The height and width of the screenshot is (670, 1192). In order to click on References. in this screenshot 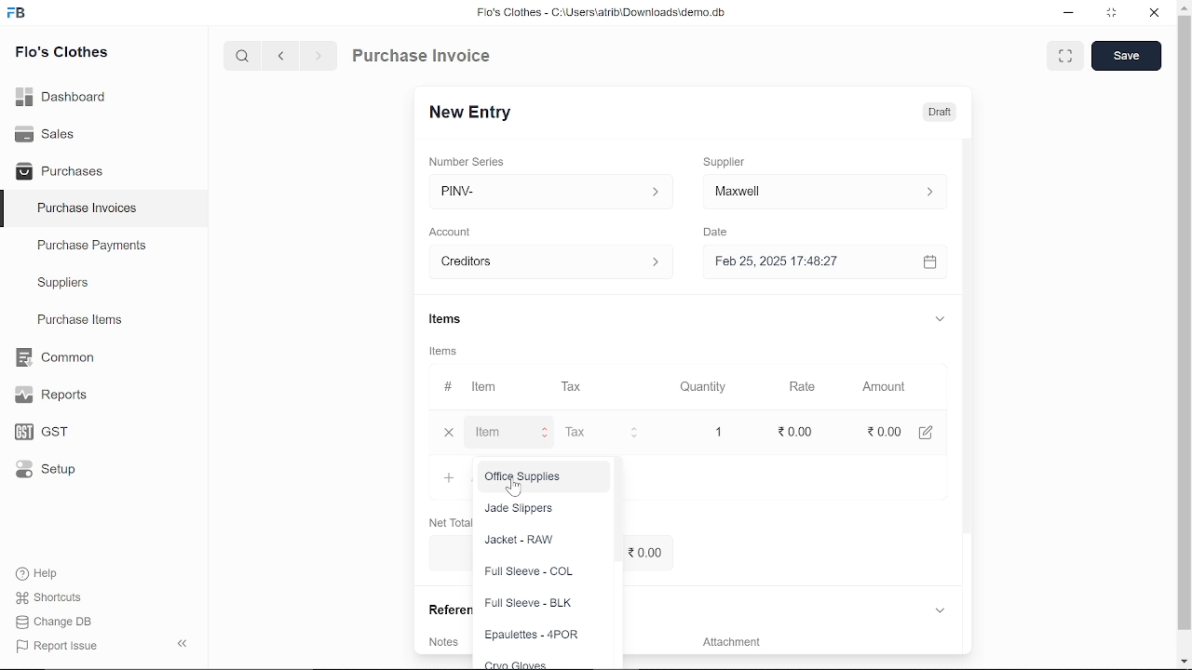, I will do `click(444, 609)`.